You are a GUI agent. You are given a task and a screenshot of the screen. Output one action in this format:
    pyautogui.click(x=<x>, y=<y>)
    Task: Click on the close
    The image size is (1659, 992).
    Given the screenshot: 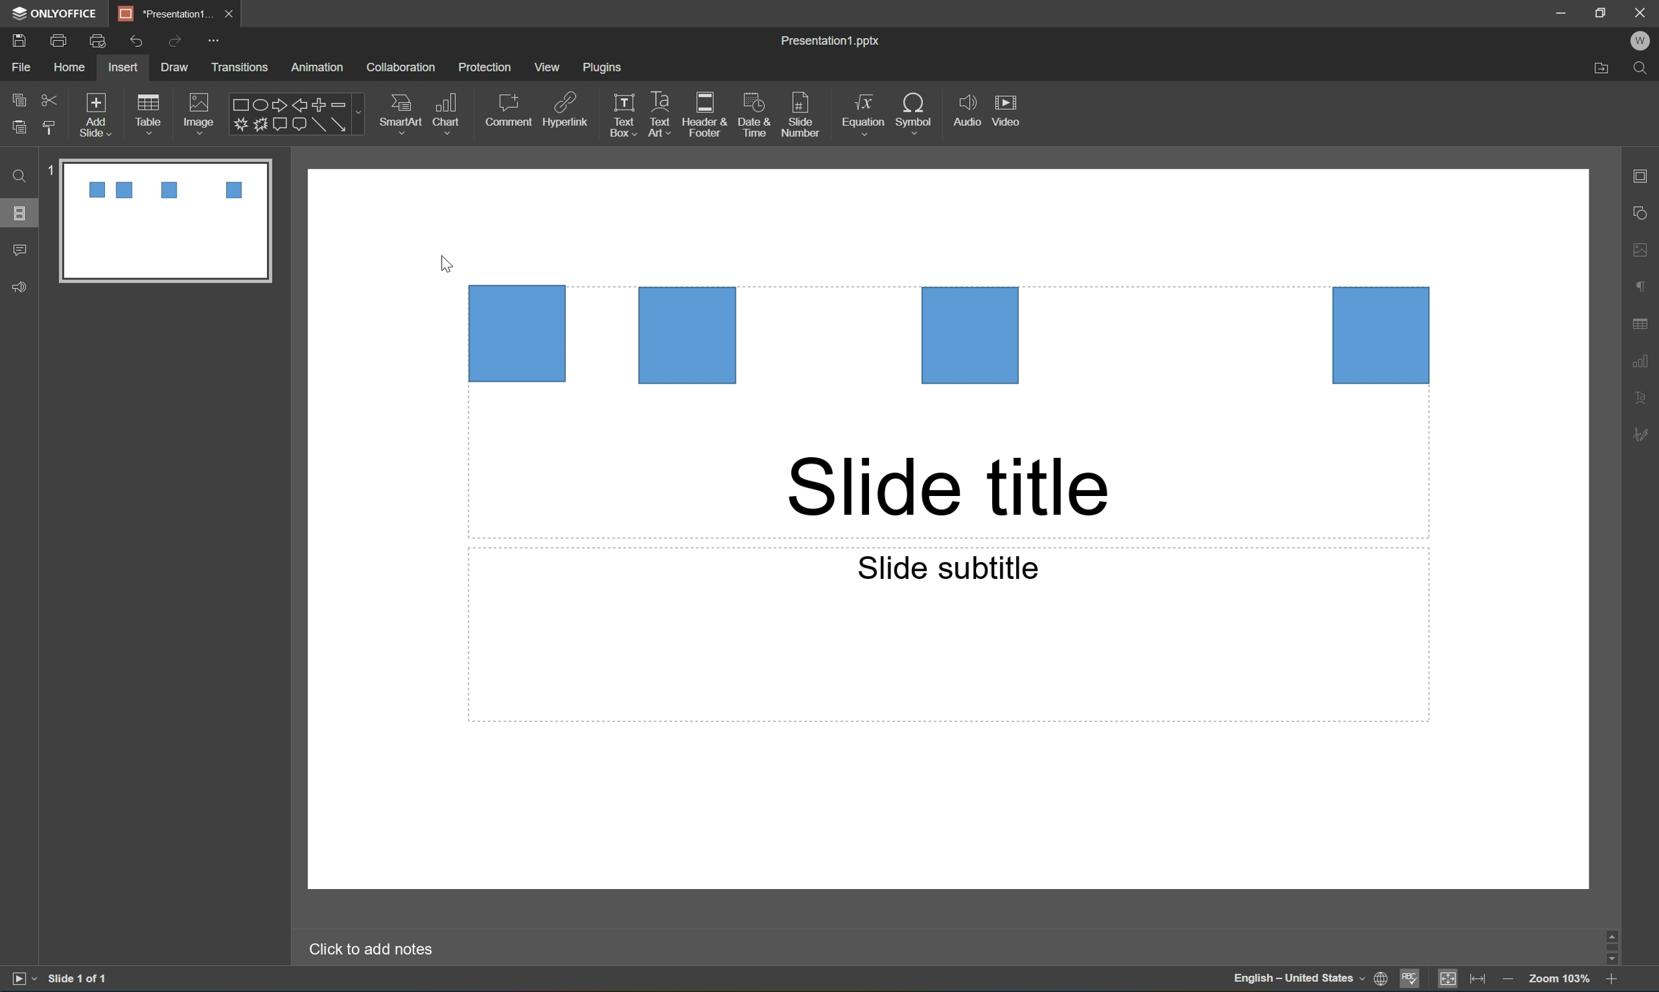 What is the action you would take?
    pyautogui.click(x=232, y=14)
    